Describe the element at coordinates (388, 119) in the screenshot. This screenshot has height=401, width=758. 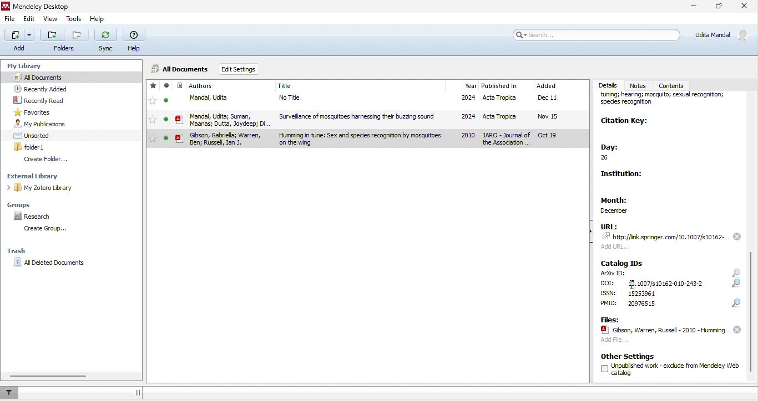
I see `file` at that location.